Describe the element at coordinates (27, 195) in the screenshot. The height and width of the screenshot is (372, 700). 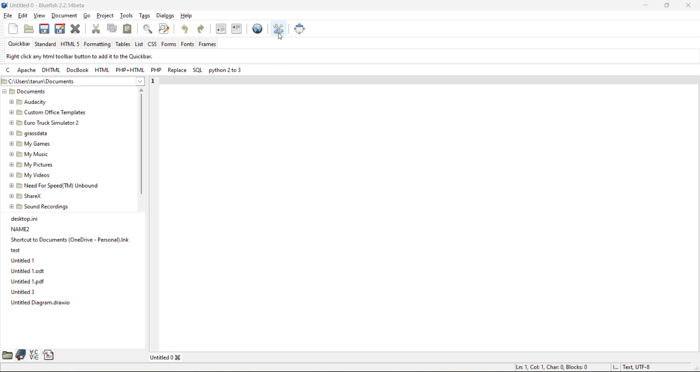
I see `® EB ShareX` at that location.